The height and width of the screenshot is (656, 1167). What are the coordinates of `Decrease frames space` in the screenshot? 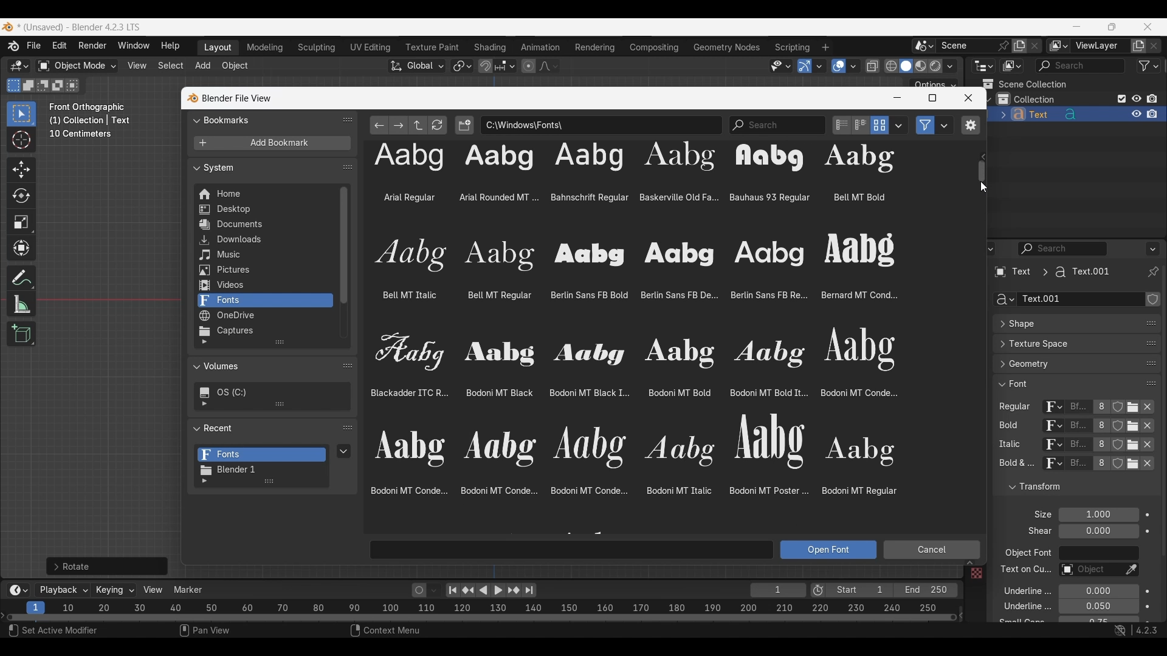 It's located at (962, 615).